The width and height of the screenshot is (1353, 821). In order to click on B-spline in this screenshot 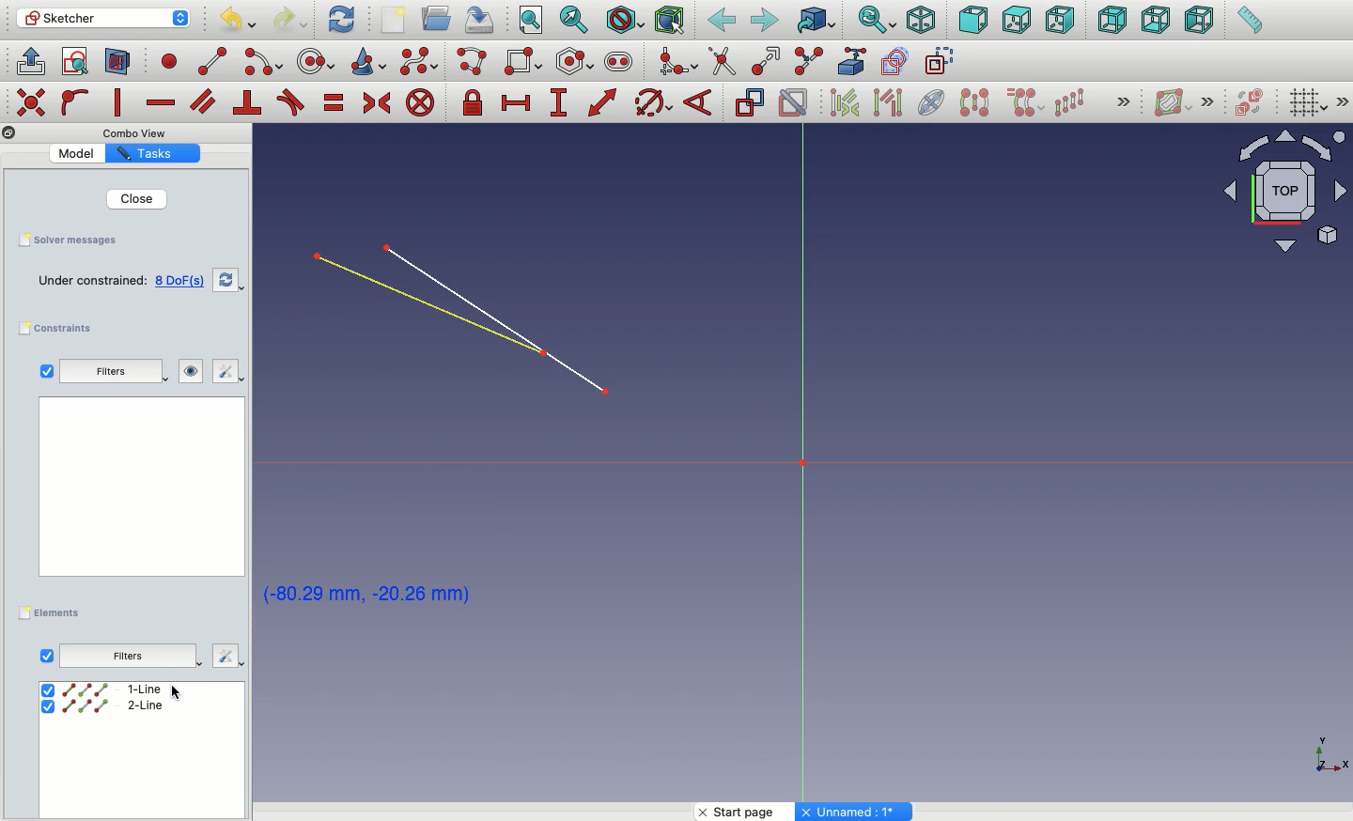, I will do `click(419, 62)`.